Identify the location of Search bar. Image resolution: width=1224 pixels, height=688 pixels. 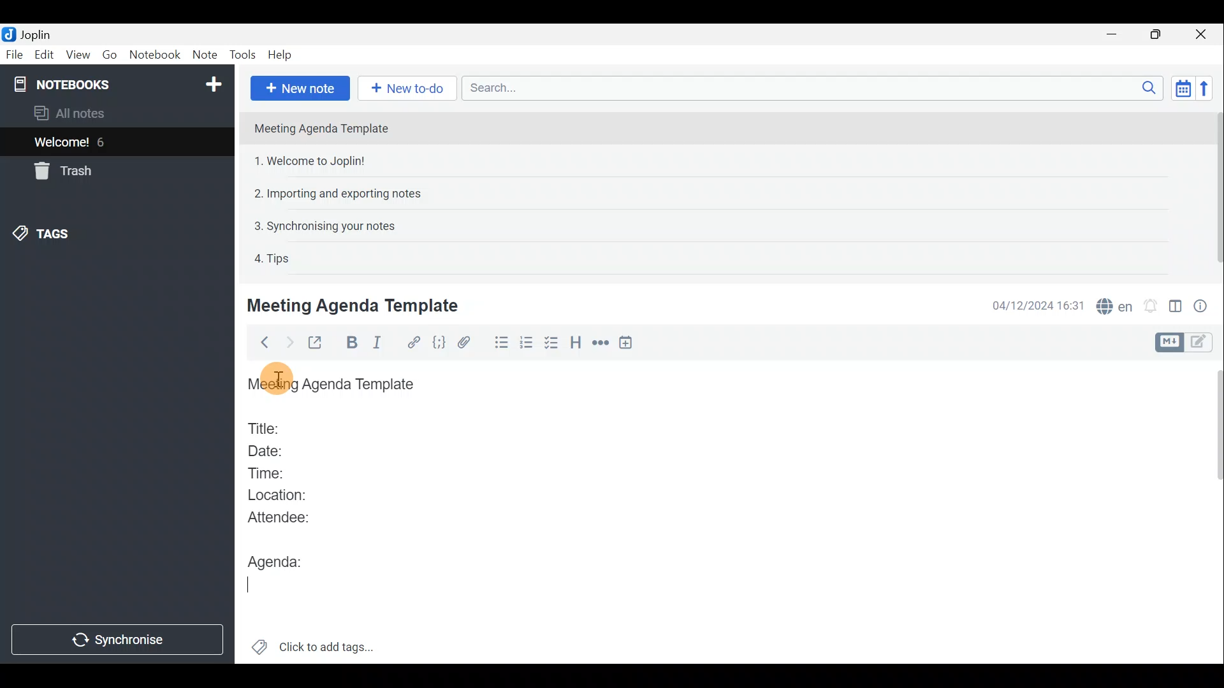
(809, 87).